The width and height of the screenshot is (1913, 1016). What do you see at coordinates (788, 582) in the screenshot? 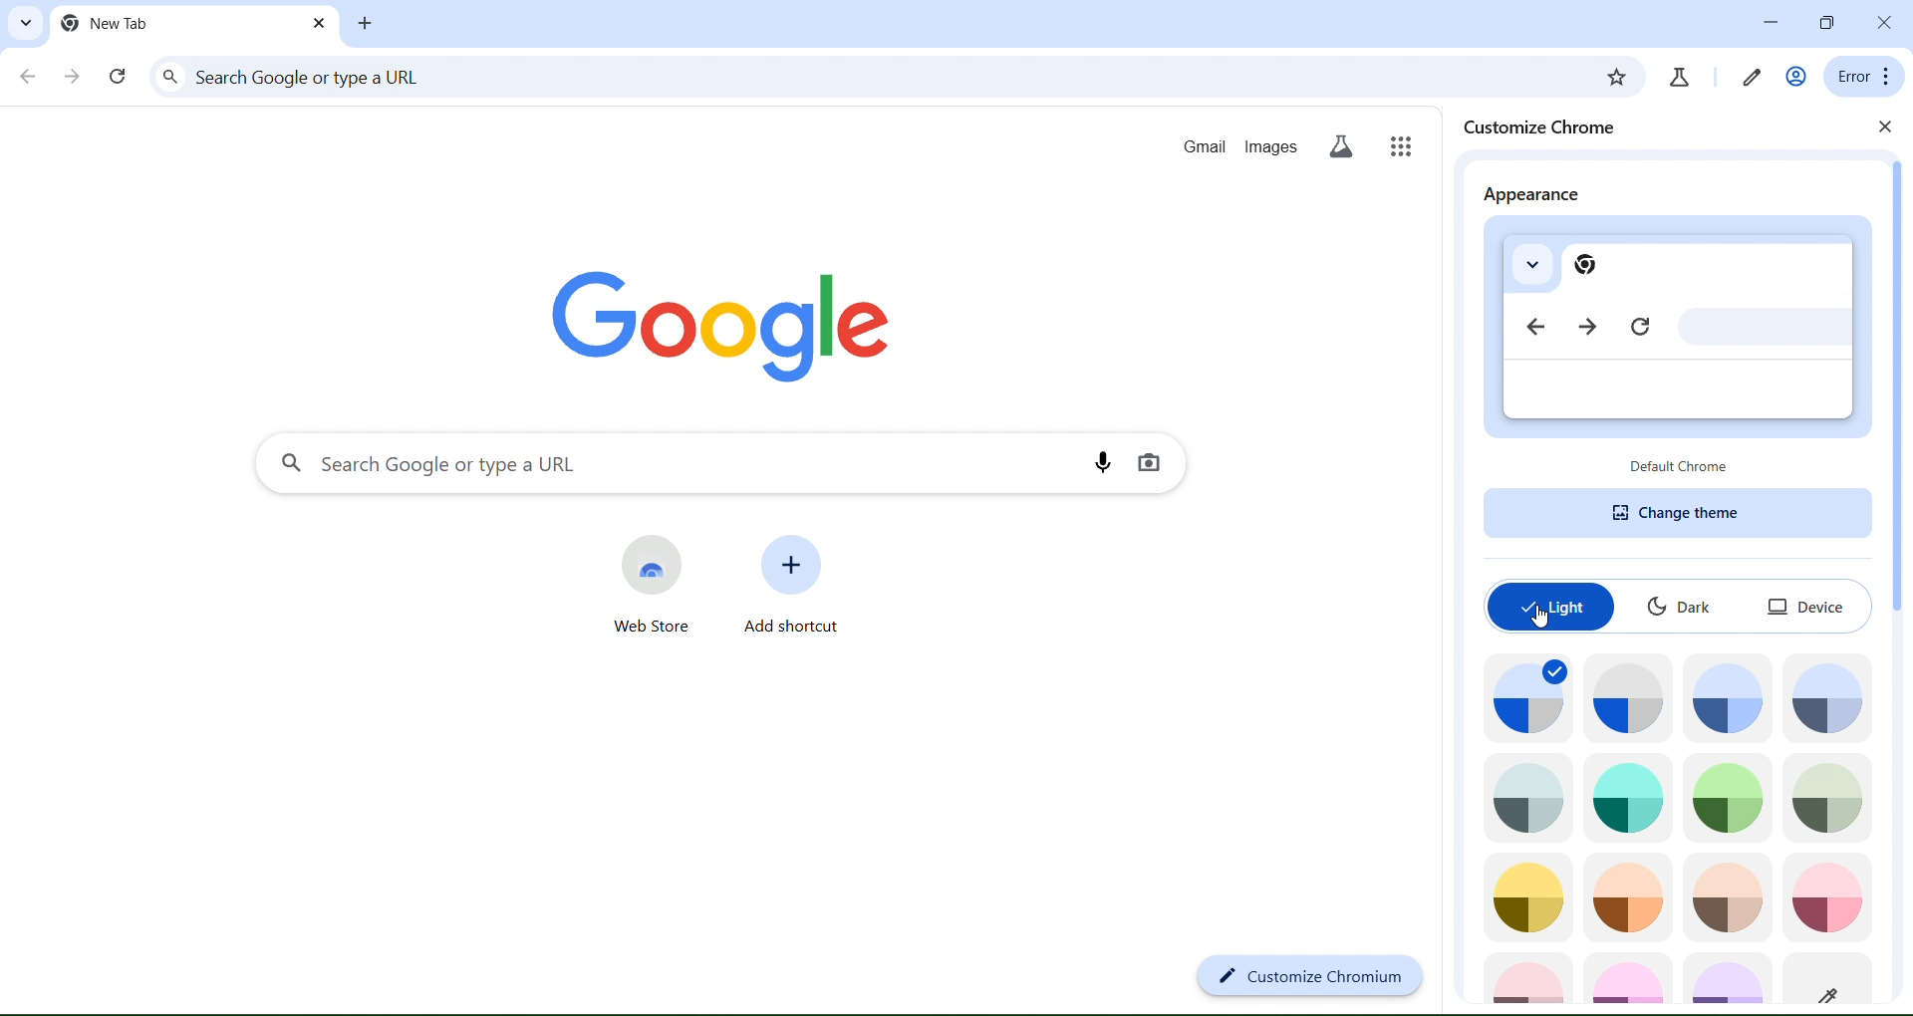
I see `add shortcut` at bounding box center [788, 582].